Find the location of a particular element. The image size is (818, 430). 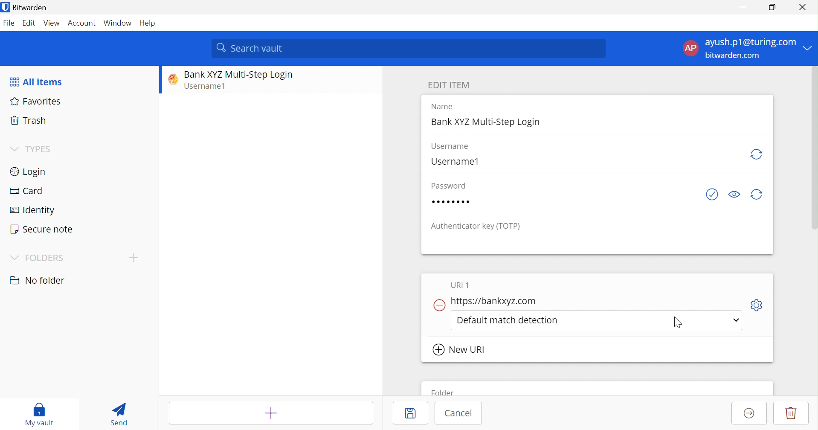

Trash is located at coordinates (28, 119).